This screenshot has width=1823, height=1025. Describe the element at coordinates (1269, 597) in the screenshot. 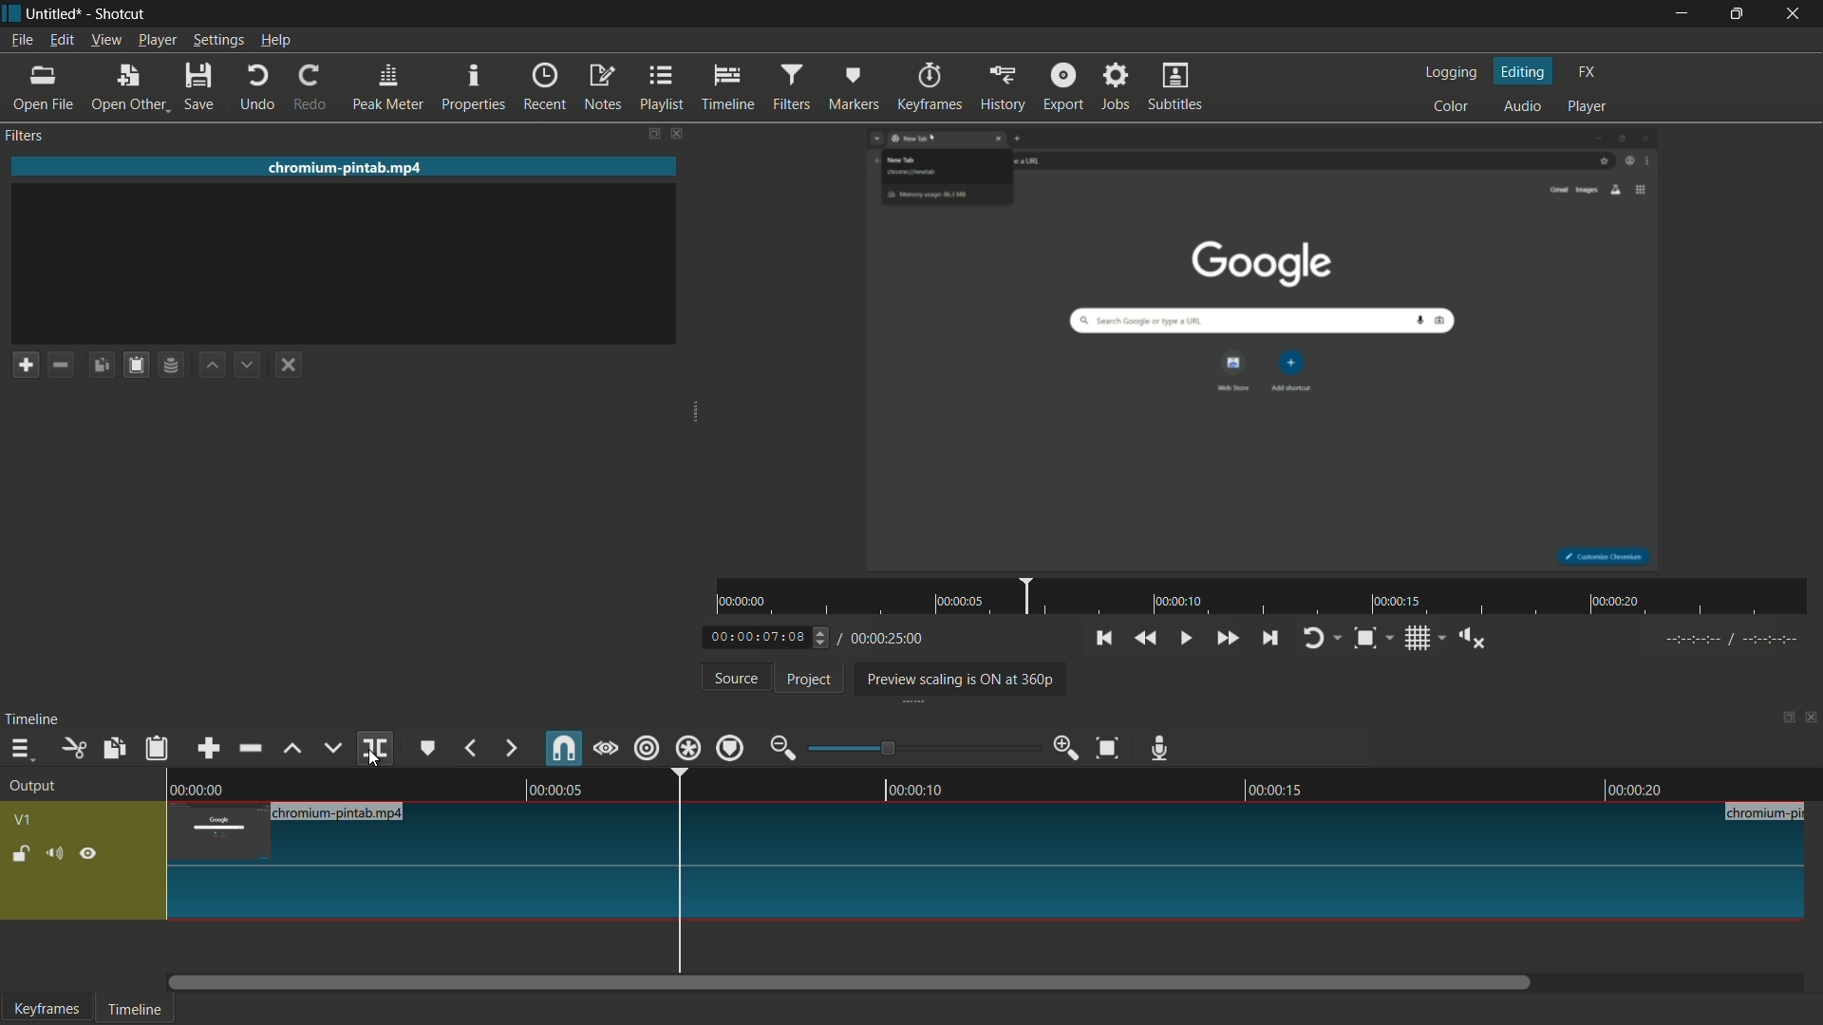

I see `time` at that location.